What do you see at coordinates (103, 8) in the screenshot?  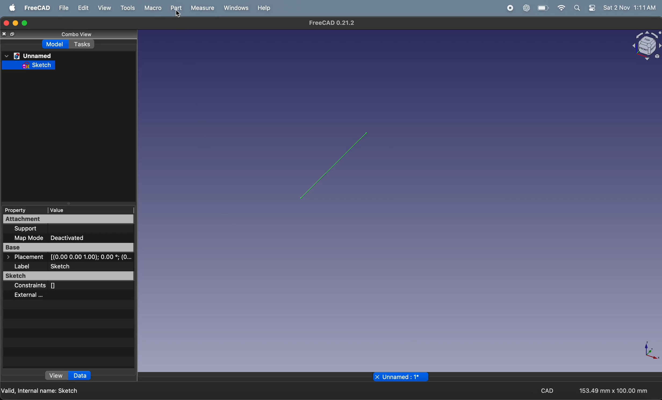 I see `view` at bounding box center [103, 8].